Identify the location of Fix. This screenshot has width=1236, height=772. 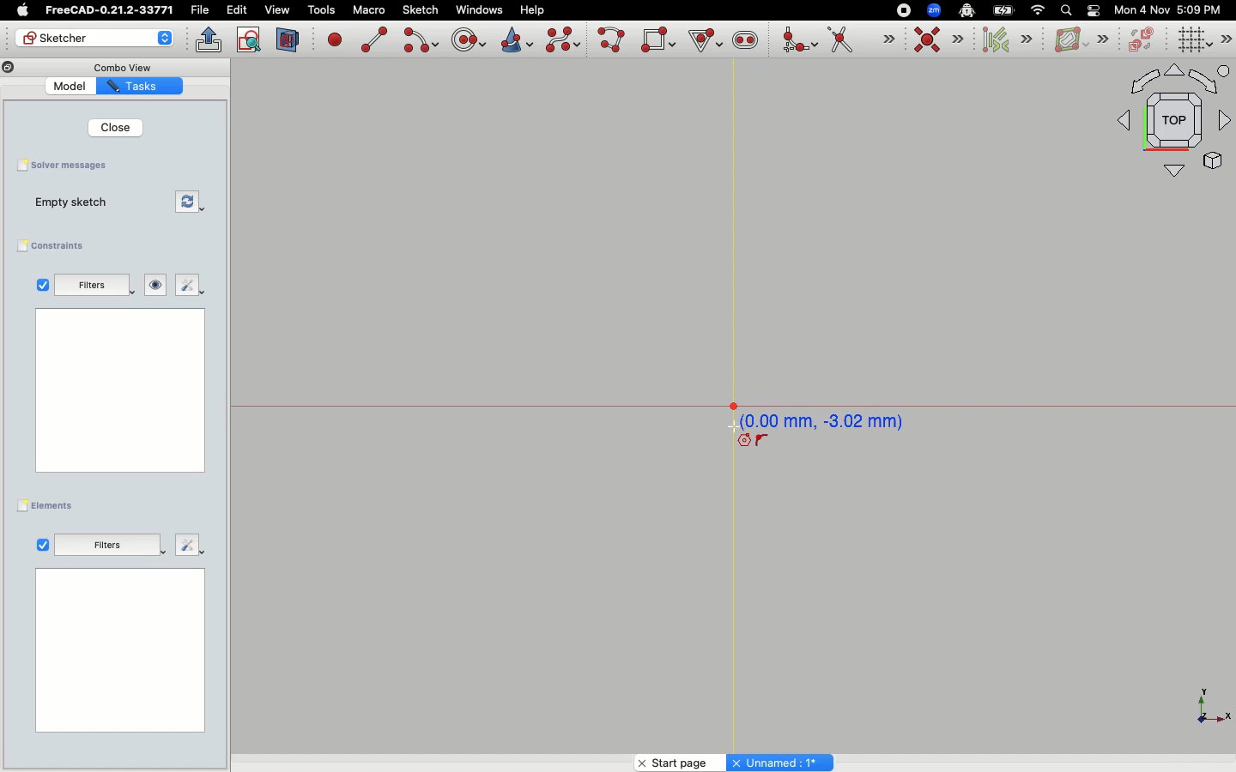
(188, 285).